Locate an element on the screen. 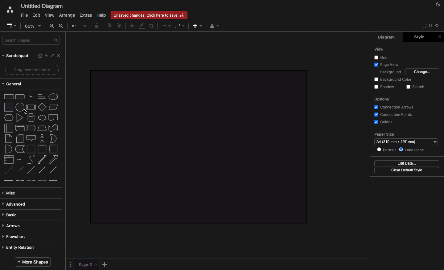  Page 1 is located at coordinates (88, 265).